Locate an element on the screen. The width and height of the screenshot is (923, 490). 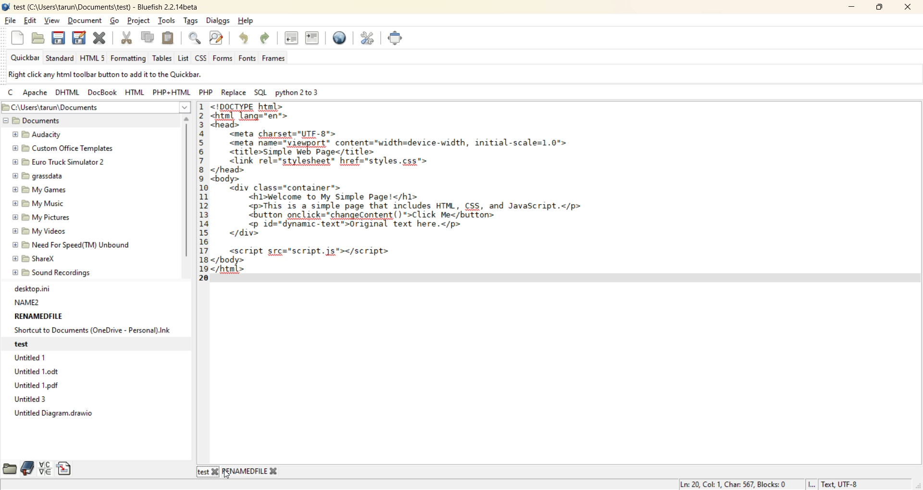
forms is located at coordinates (224, 59).